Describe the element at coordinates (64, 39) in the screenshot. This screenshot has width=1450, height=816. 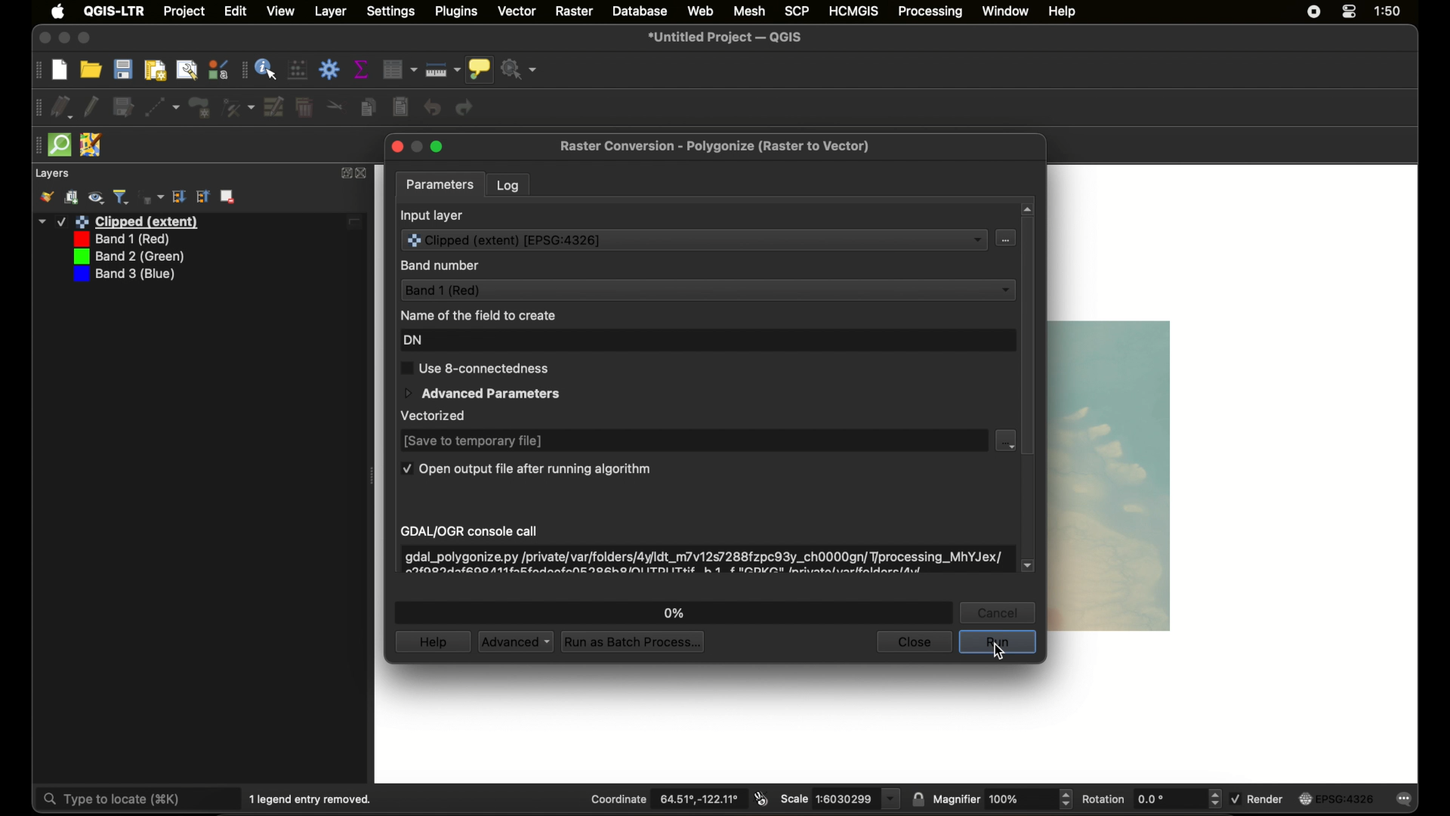
I see `minimize` at that location.